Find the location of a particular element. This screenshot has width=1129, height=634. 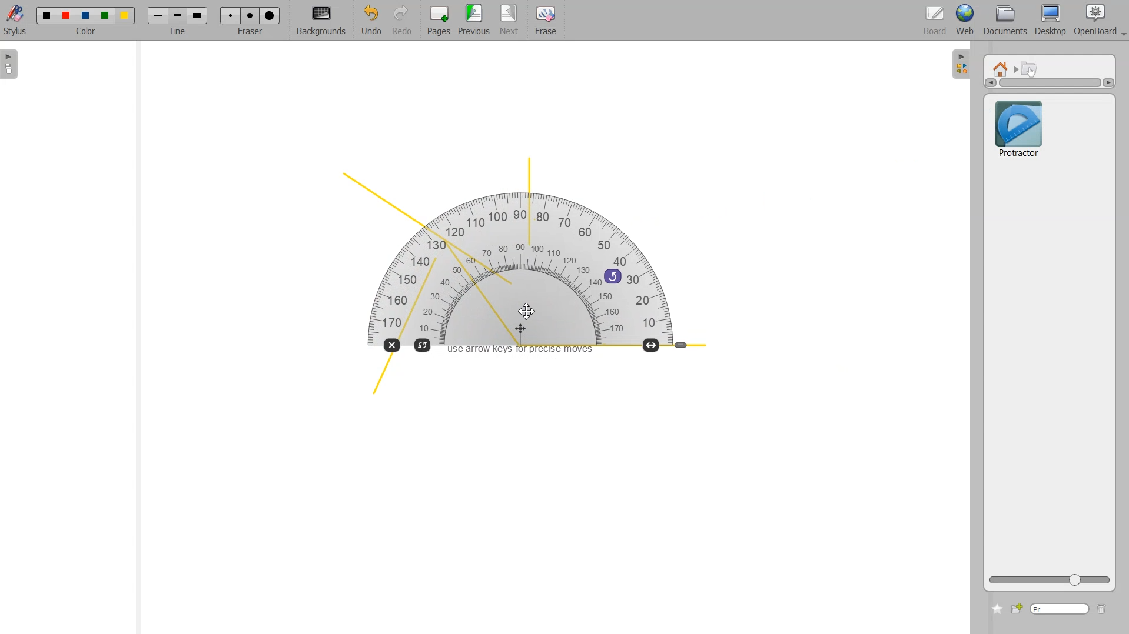

Delete is located at coordinates (1102, 610).